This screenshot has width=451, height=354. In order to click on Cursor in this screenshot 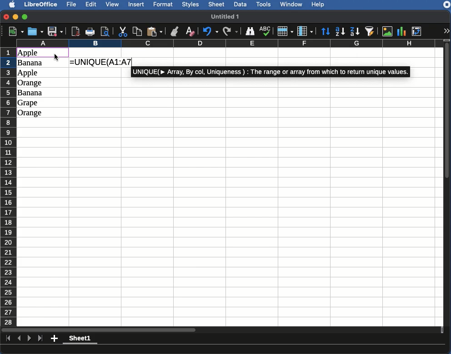, I will do `click(56, 57)`.